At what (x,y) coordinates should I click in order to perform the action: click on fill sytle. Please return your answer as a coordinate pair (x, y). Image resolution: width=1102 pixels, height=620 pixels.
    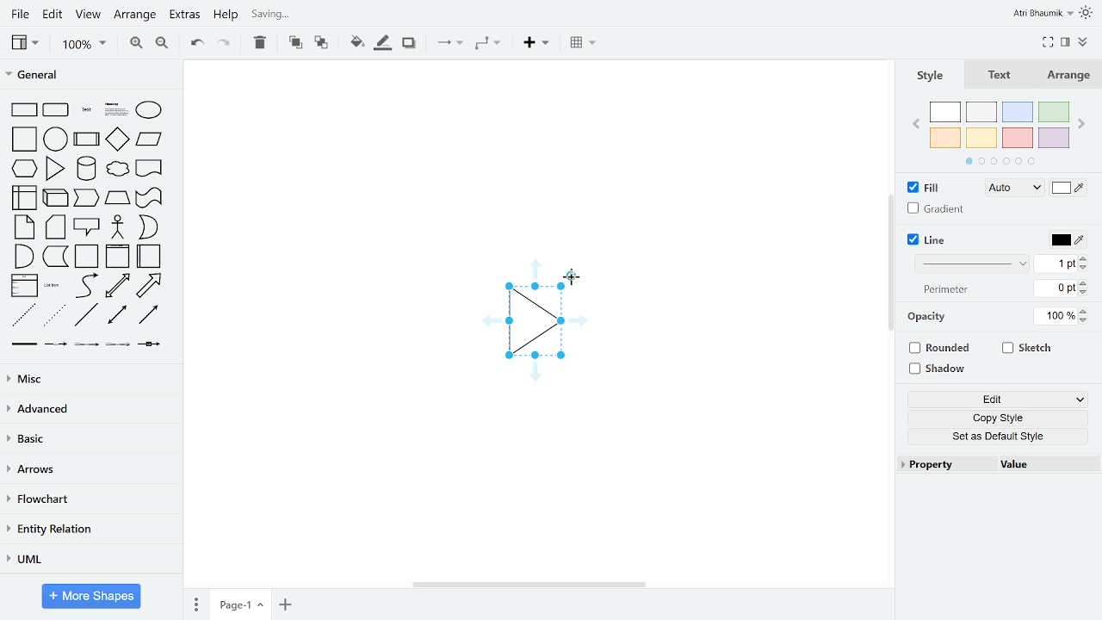
    Looking at the image, I should click on (1012, 189).